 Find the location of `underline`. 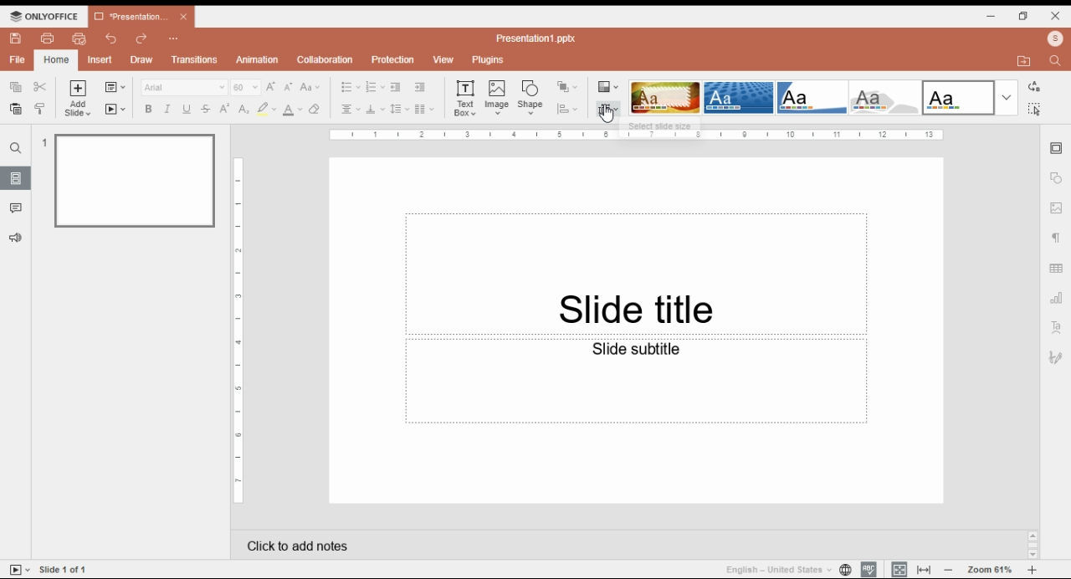

underline is located at coordinates (186, 109).